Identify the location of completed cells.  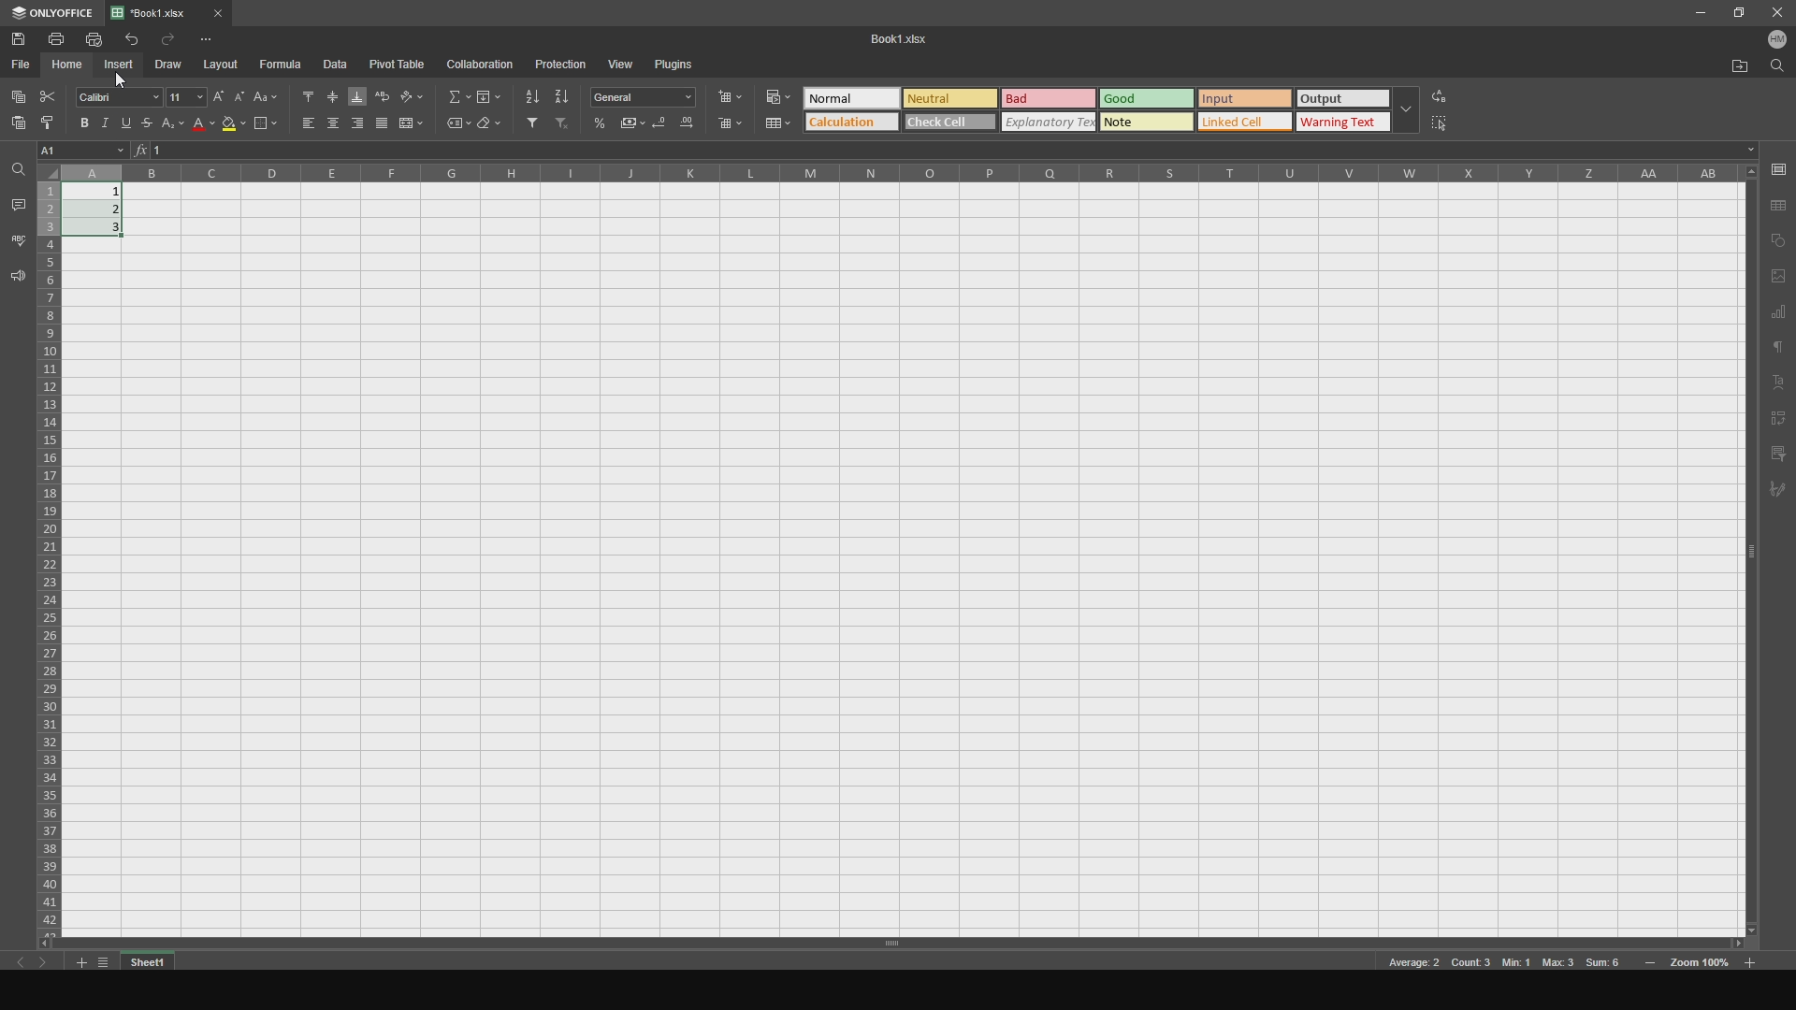
(100, 209).